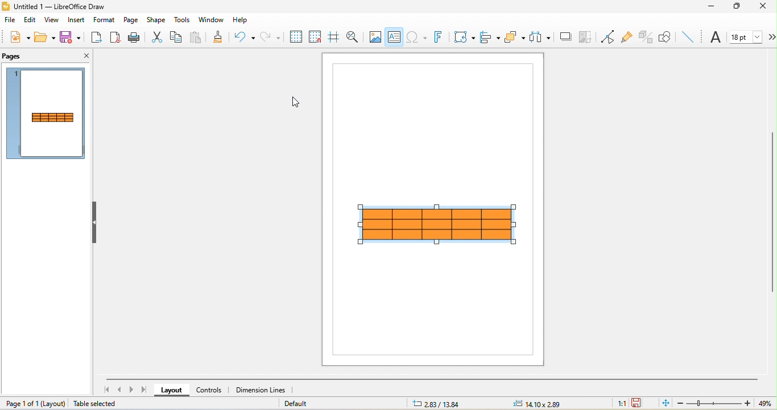  What do you see at coordinates (115, 36) in the screenshot?
I see `export directly as pdf` at bounding box center [115, 36].